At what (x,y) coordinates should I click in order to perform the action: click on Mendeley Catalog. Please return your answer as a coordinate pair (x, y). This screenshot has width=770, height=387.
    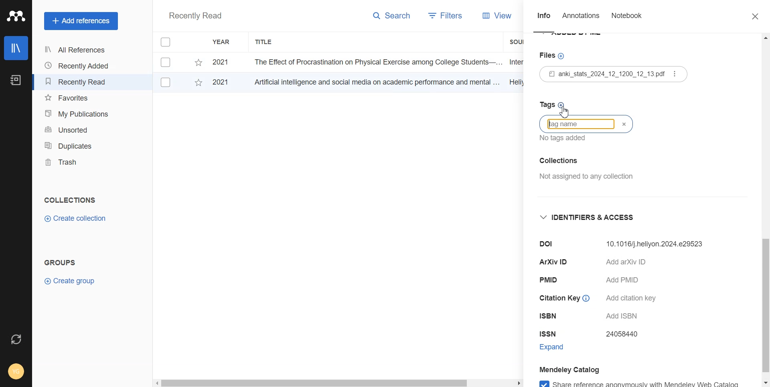
    Looking at the image, I should click on (584, 369).